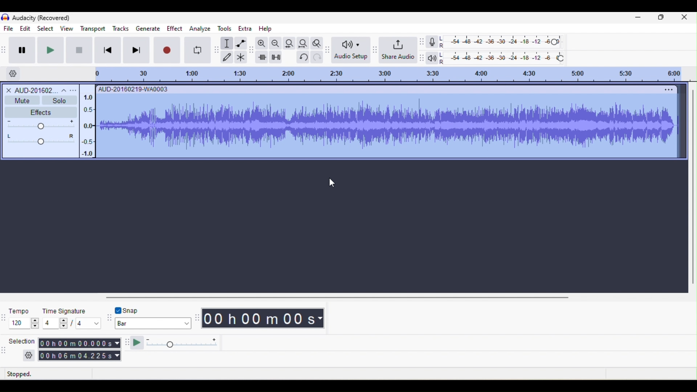 Image resolution: width=697 pixels, height=392 pixels. Describe the element at coordinates (692, 189) in the screenshot. I see `Vertical scroll bar` at that location.